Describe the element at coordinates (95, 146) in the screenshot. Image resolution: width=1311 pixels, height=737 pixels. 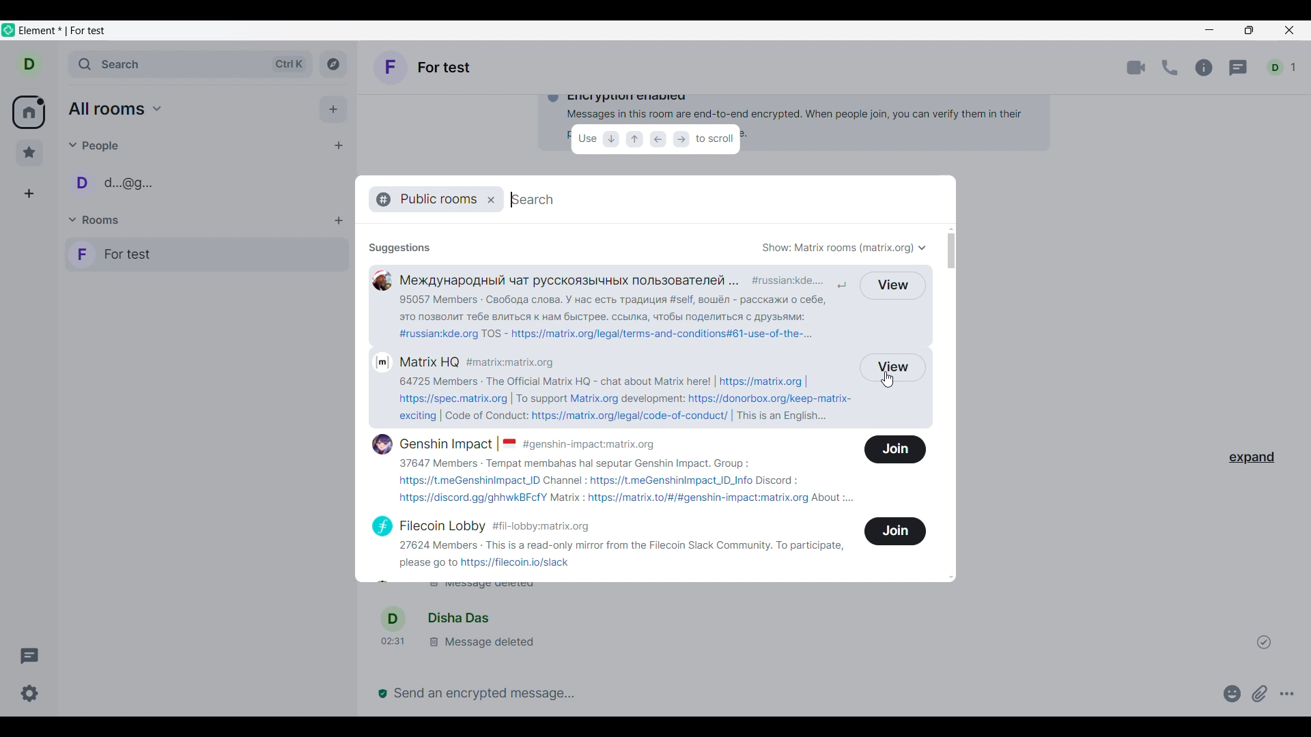
I see `People` at that location.